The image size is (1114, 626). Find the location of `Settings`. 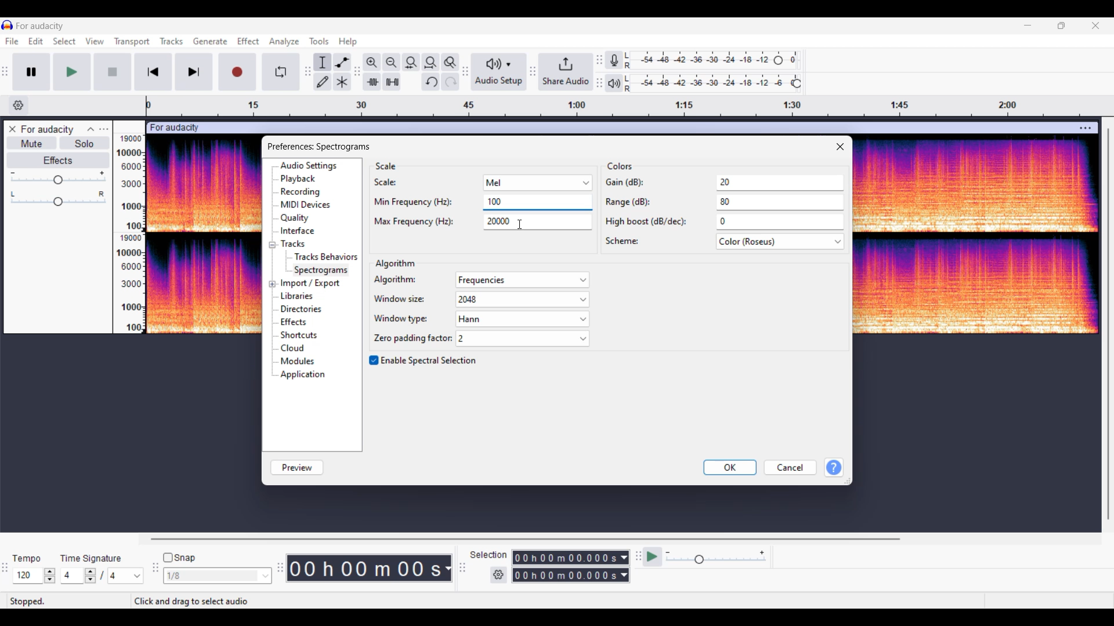

Settings is located at coordinates (498, 575).